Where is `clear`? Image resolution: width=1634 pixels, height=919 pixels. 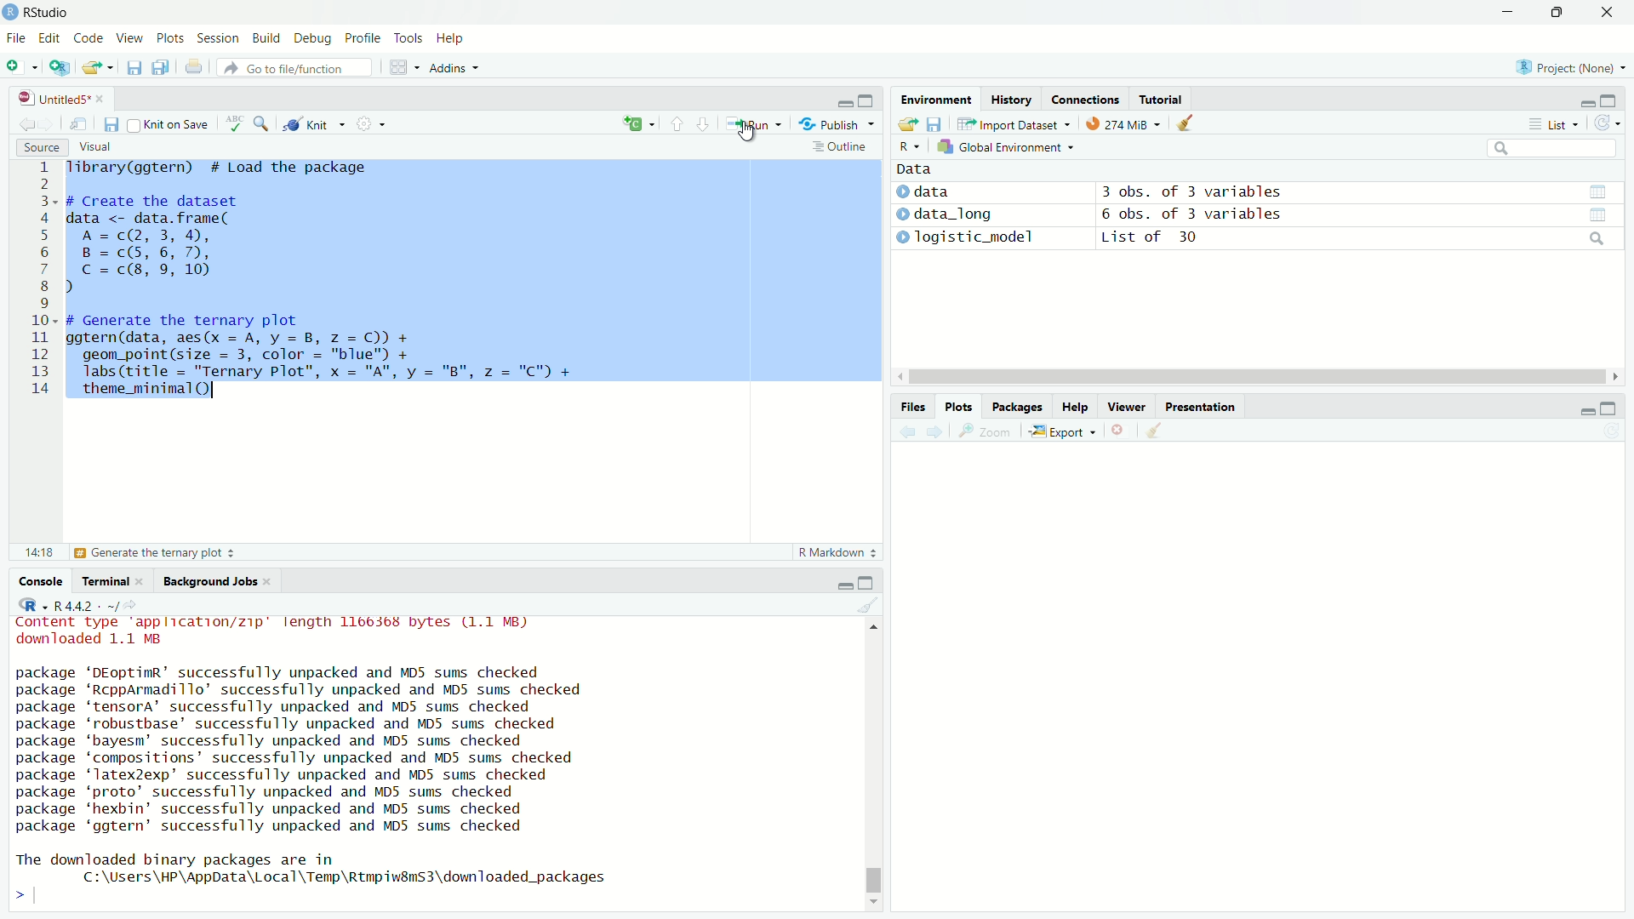
clear is located at coordinates (1195, 126).